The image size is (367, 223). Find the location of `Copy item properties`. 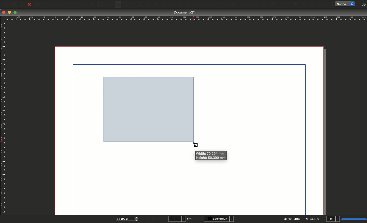

Copy item properties is located at coordinates (255, 5).